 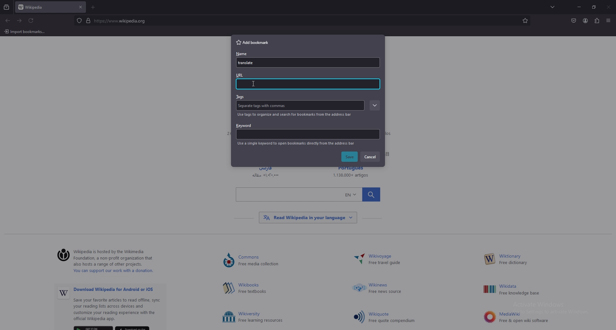 What do you see at coordinates (20, 21) in the screenshot?
I see `forward` at bounding box center [20, 21].